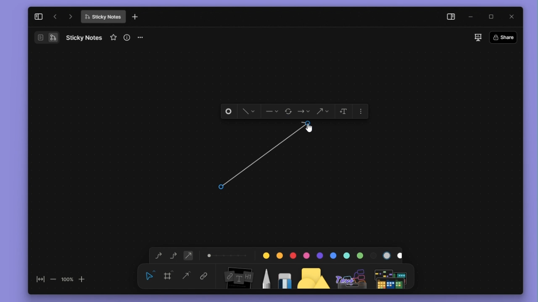 This screenshot has width=538, height=302. What do you see at coordinates (223, 186) in the screenshot?
I see `mouse crosshair` at bounding box center [223, 186].